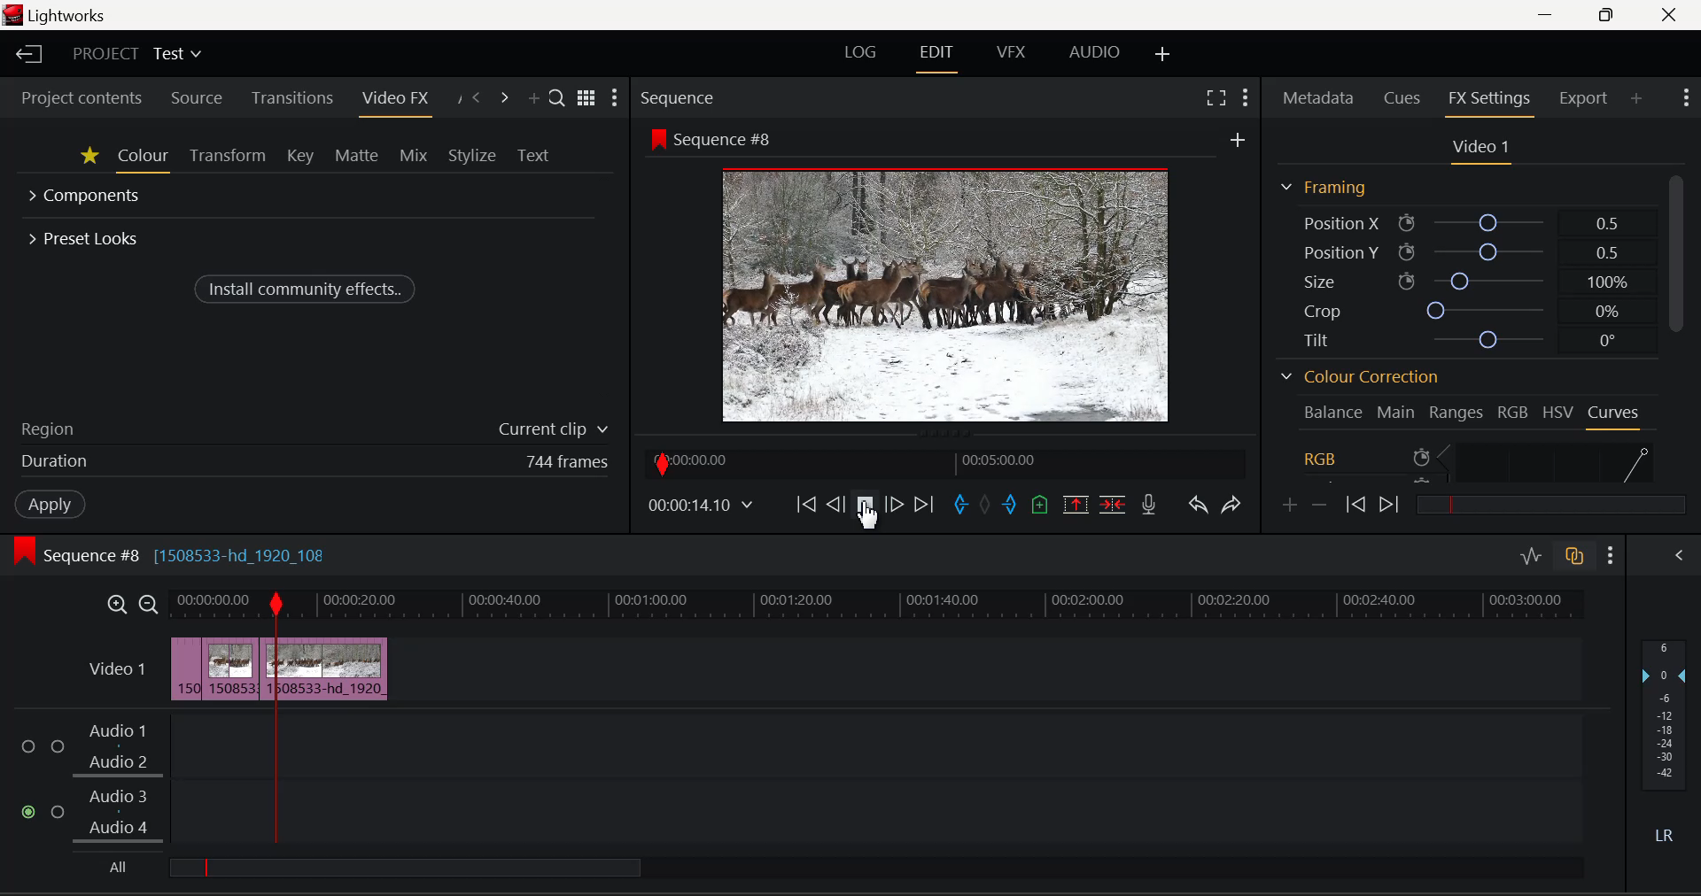 Image resolution: width=1701 pixels, height=896 pixels. What do you see at coordinates (504, 96) in the screenshot?
I see `Next Panel` at bounding box center [504, 96].